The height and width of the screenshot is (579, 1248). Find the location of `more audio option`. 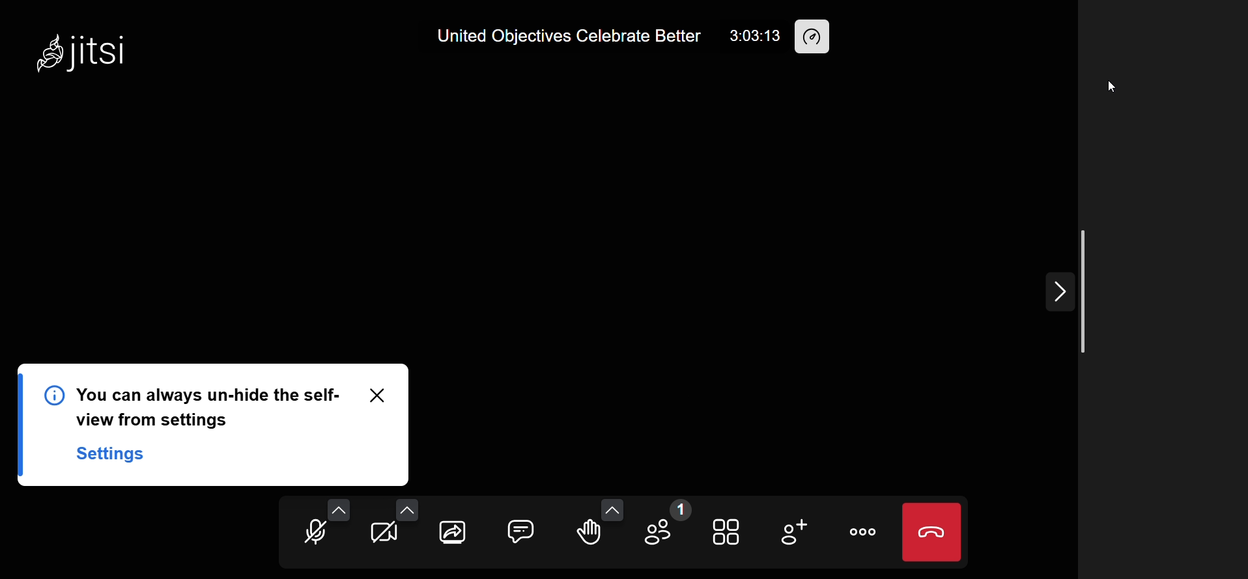

more audio option is located at coordinates (341, 509).